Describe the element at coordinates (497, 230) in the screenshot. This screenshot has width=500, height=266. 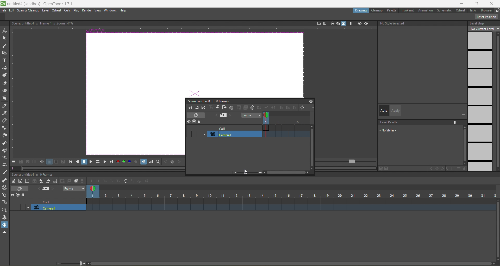
I see `scroll bar` at that location.